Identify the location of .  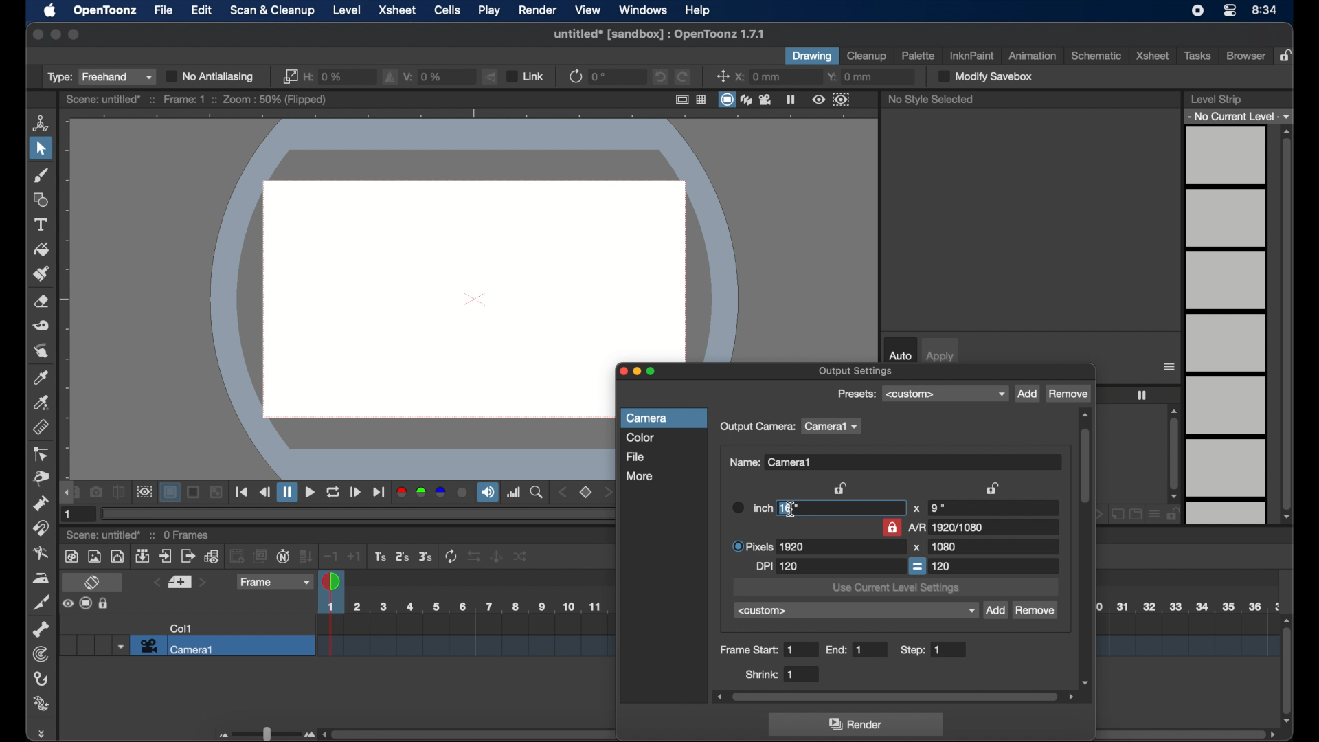
(333, 492).